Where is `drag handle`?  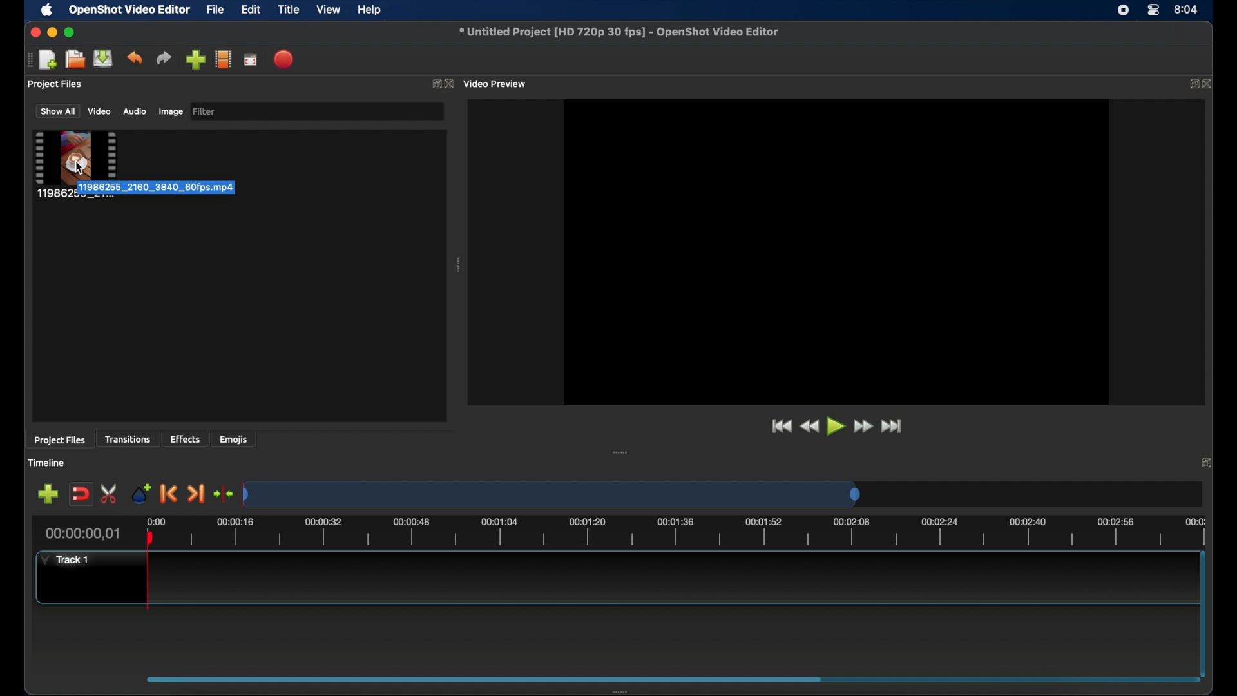
drag handle is located at coordinates (27, 61).